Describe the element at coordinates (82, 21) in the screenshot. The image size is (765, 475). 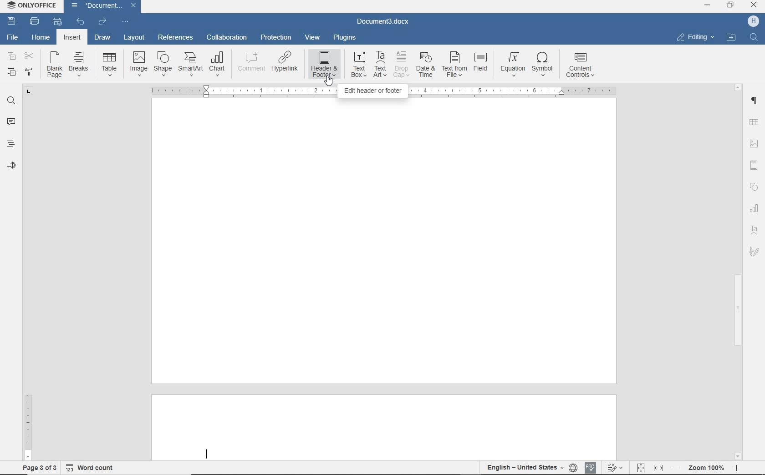
I see `UNDO` at that location.